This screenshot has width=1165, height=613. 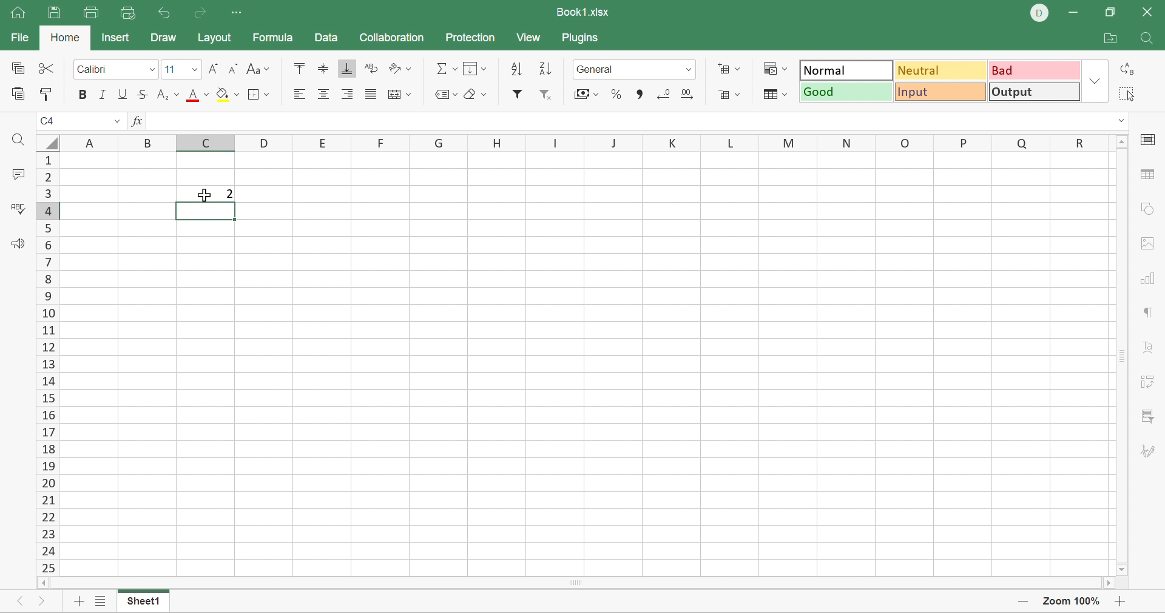 I want to click on Copy style, so click(x=47, y=93).